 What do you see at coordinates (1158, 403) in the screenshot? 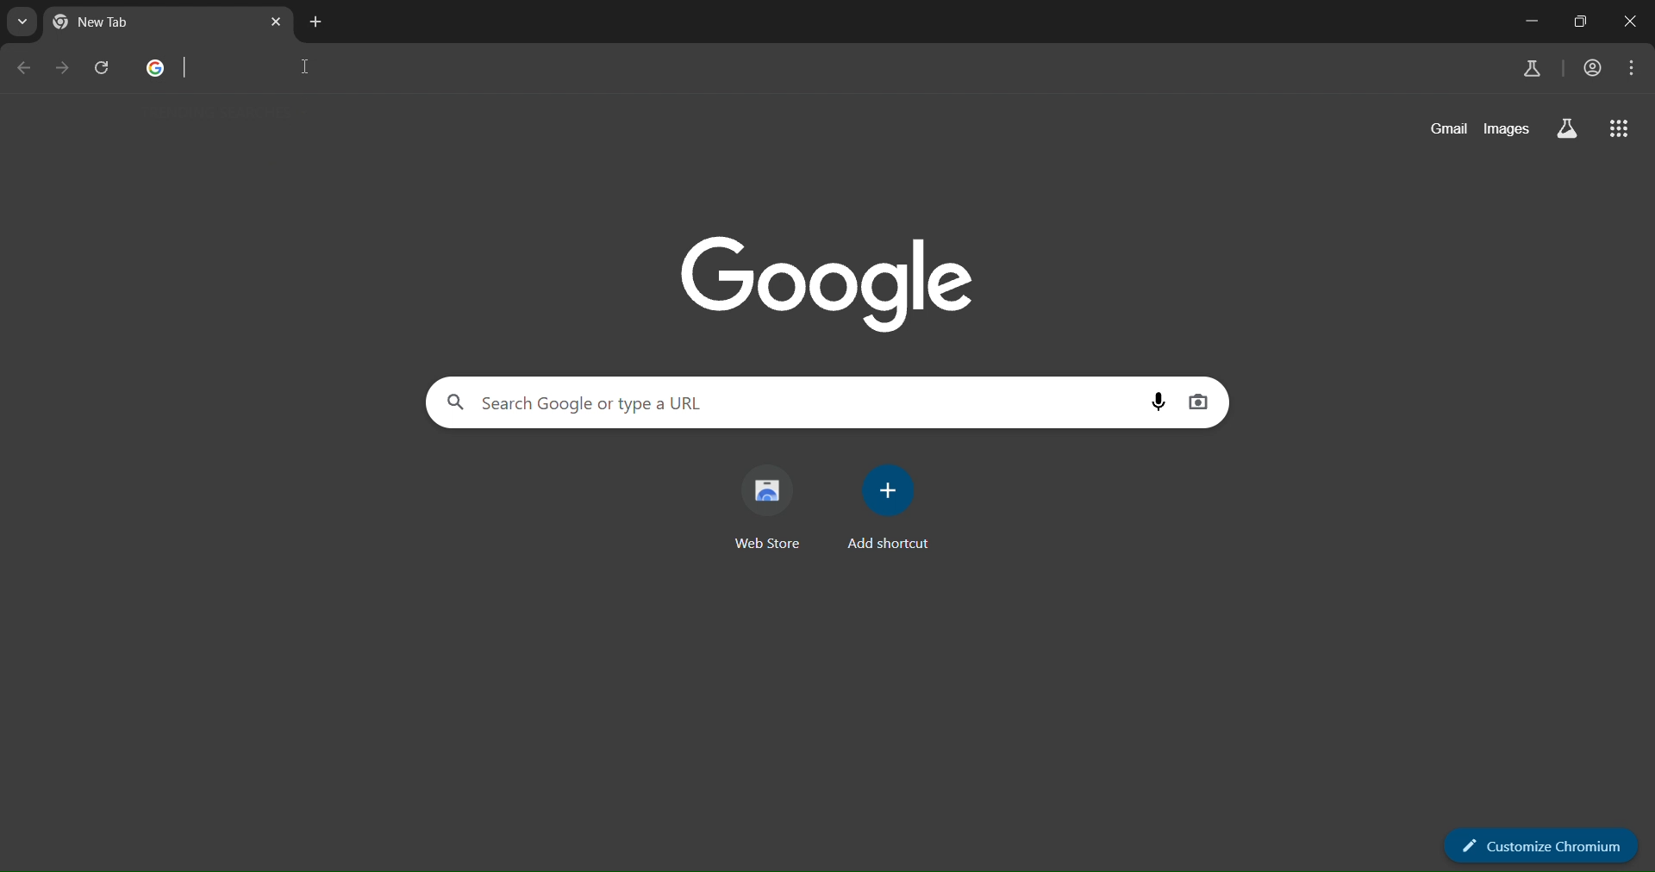
I see `voice search` at bounding box center [1158, 403].